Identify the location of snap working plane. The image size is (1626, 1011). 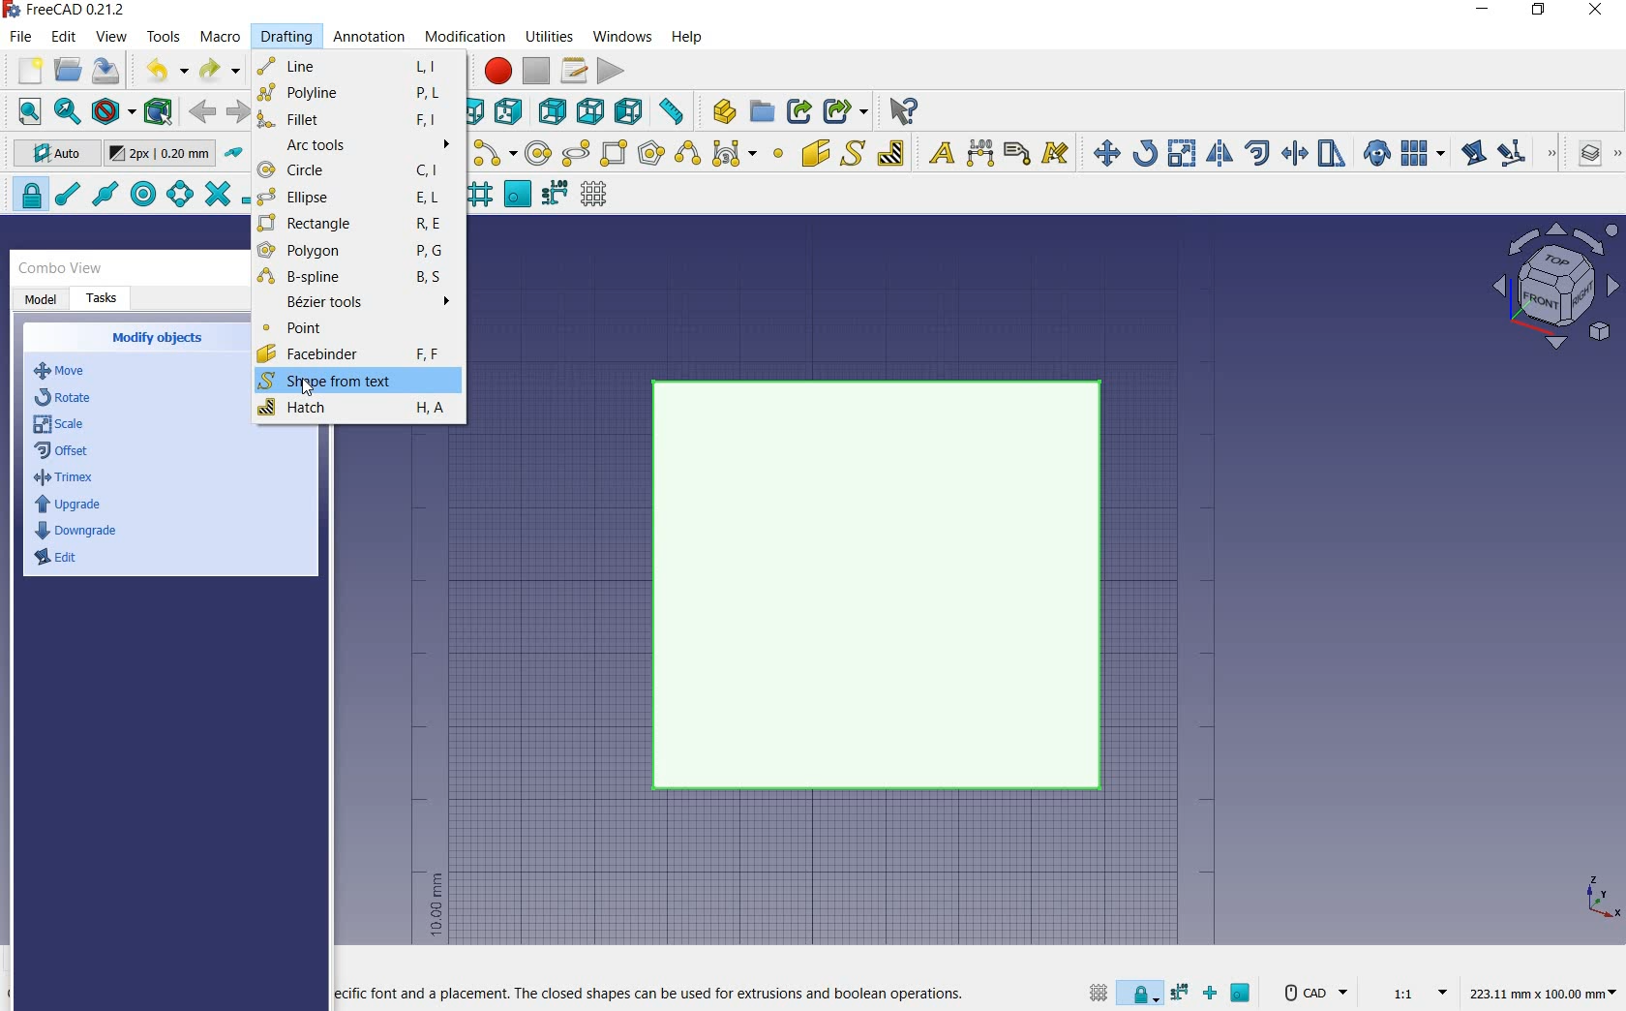
(1243, 996).